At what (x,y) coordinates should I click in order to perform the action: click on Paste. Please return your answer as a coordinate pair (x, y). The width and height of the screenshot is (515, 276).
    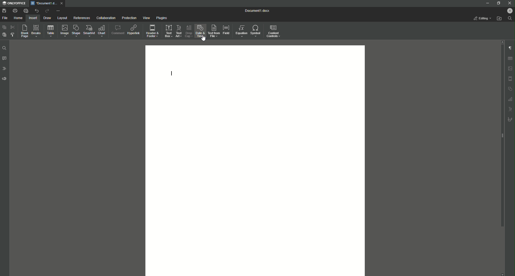
    Looking at the image, I should click on (4, 27).